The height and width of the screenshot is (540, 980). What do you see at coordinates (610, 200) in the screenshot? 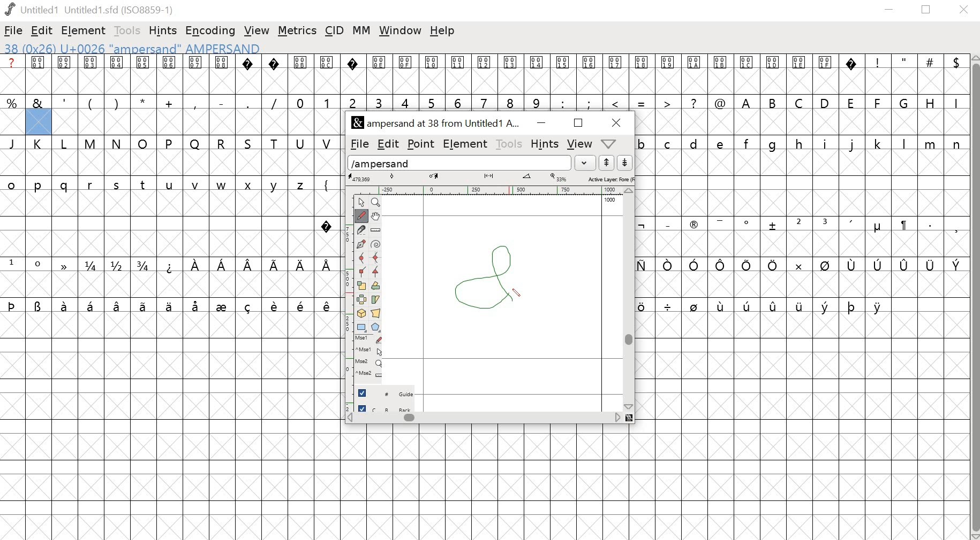
I see `guide` at bounding box center [610, 200].